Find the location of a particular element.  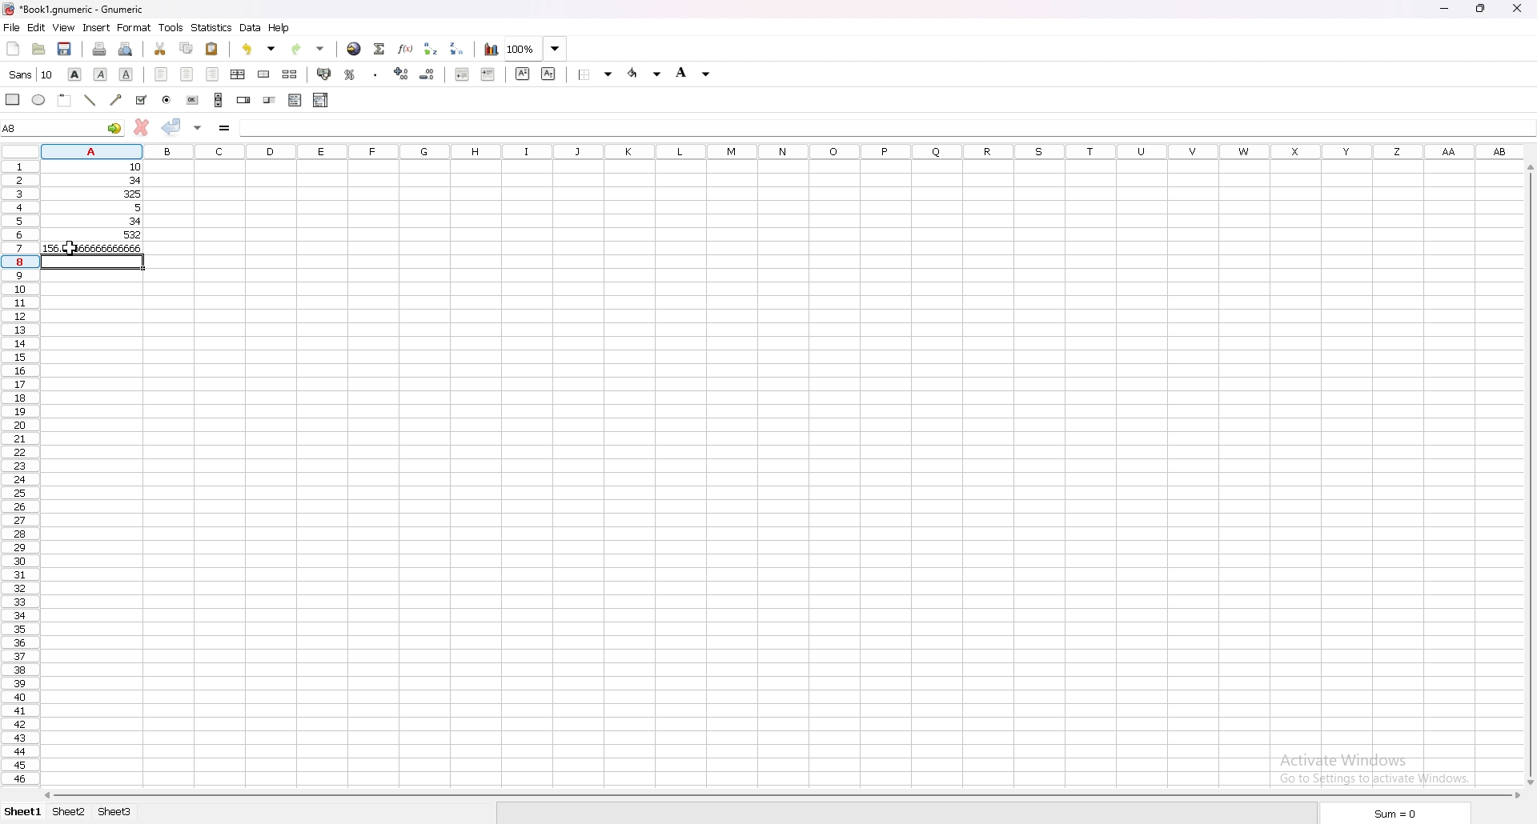

34 is located at coordinates (94, 222).